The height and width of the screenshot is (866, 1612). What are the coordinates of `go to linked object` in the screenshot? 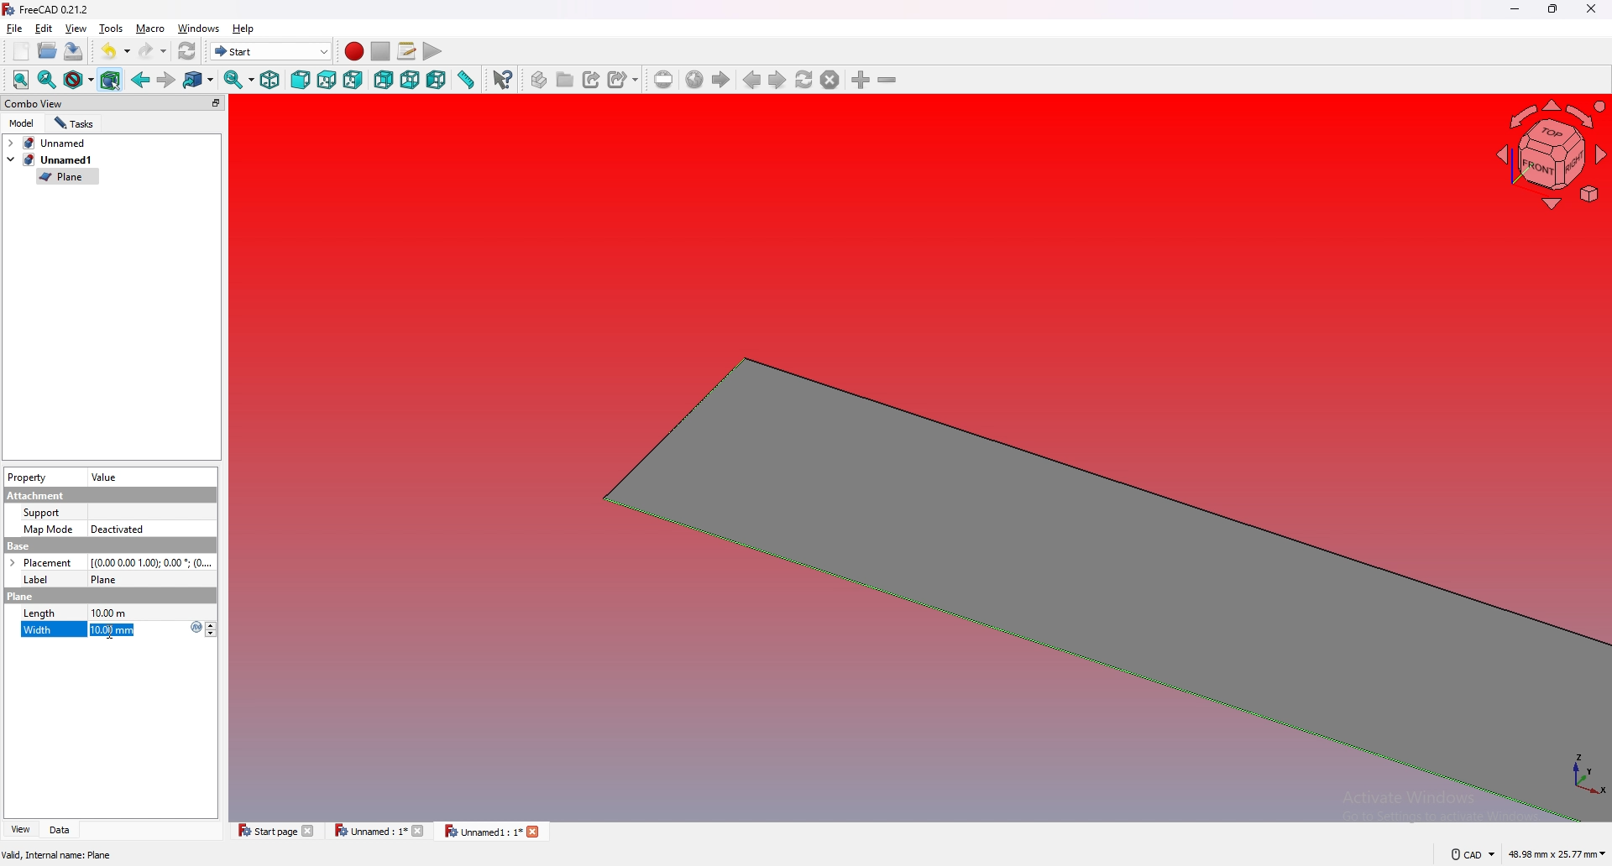 It's located at (199, 81).